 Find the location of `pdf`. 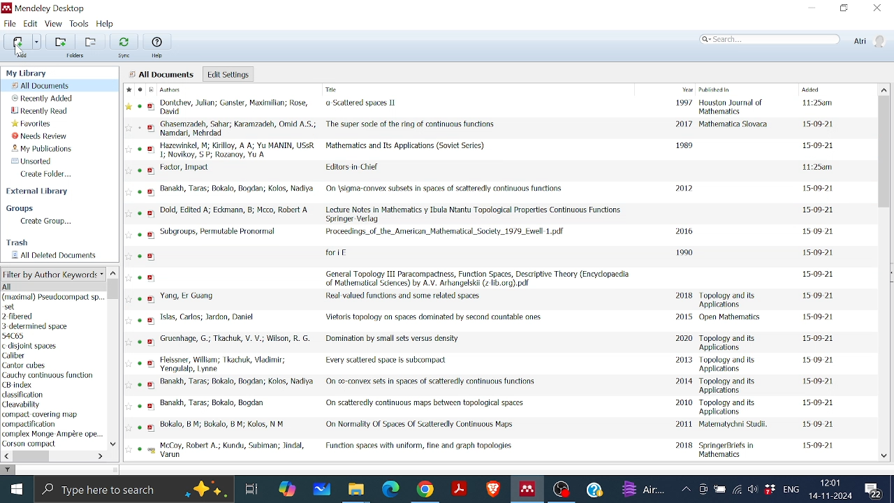

pdf is located at coordinates (151, 426).